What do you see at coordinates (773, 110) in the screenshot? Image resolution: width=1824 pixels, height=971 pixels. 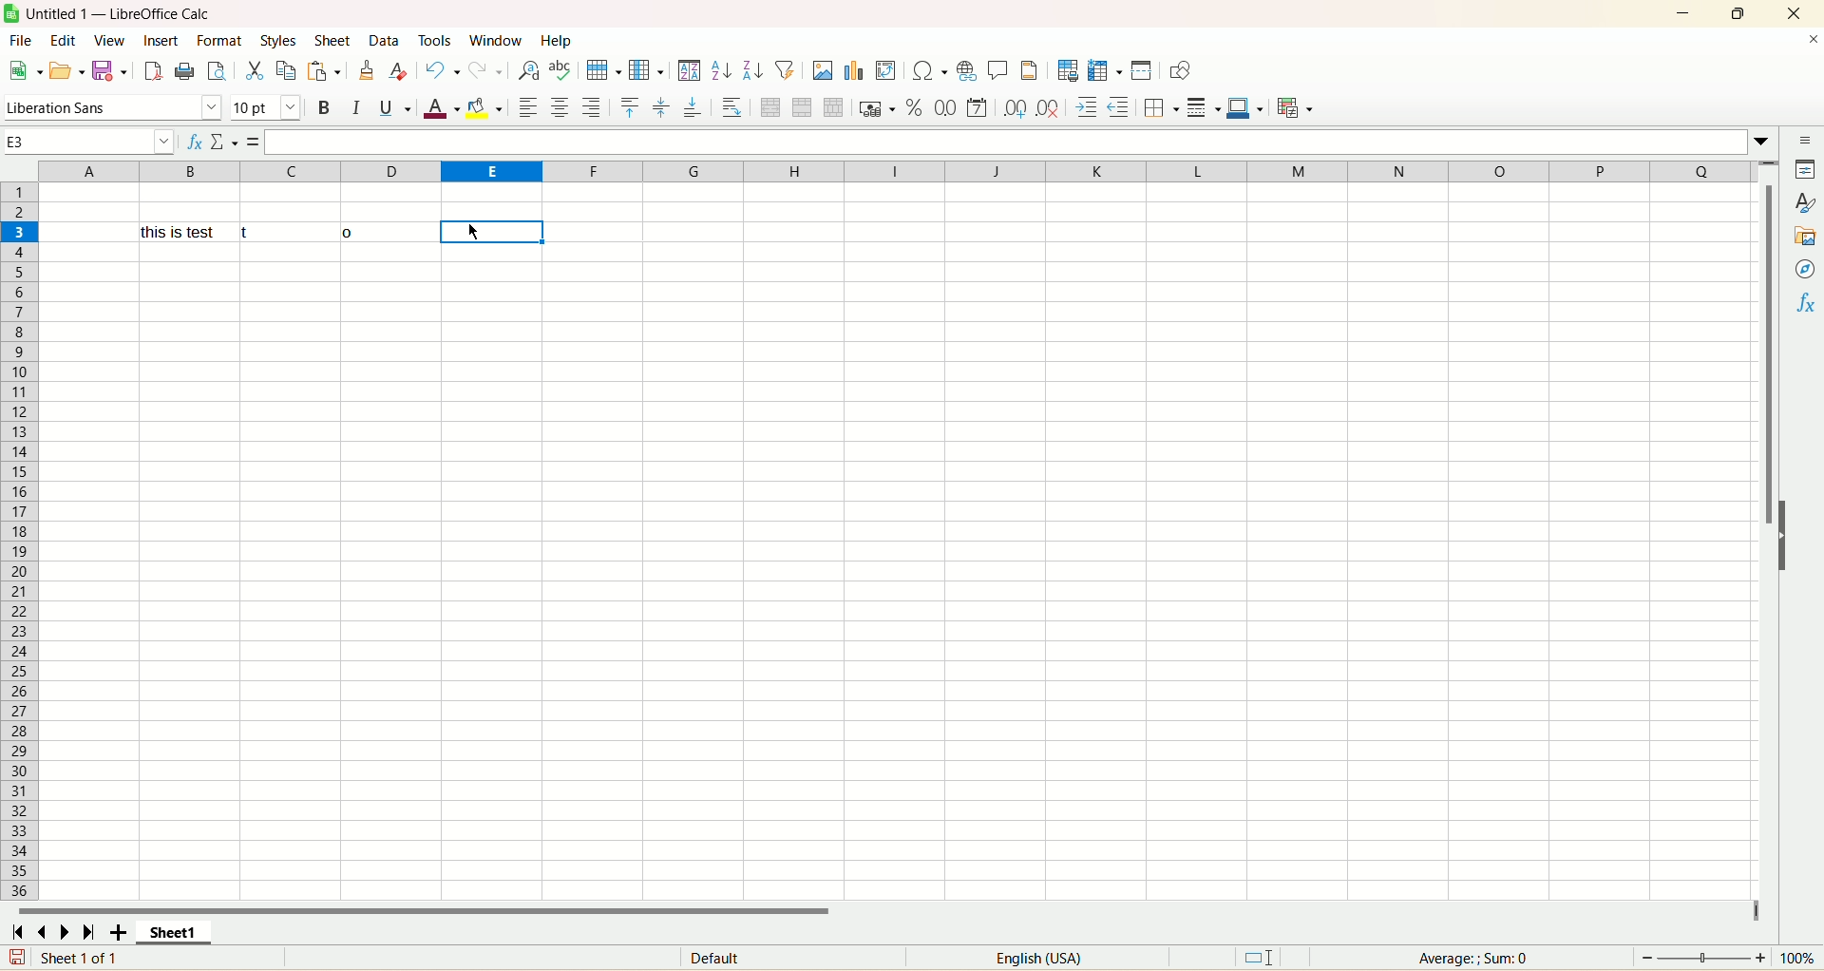 I see `merge and center cell` at bounding box center [773, 110].